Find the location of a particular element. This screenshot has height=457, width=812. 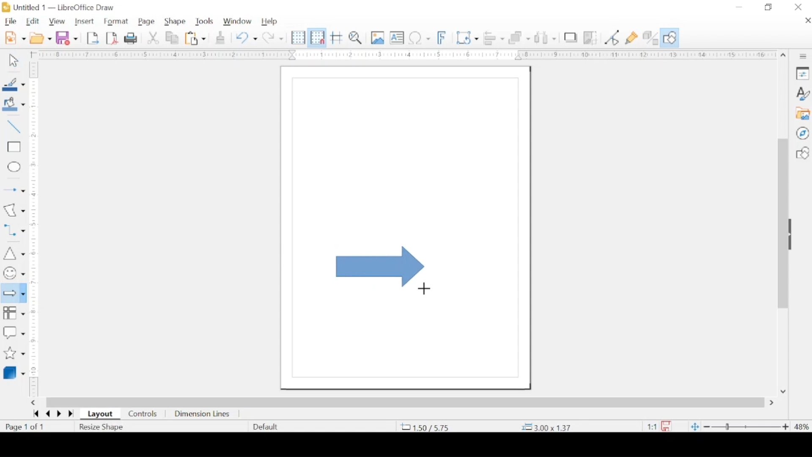

copy is located at coordinates (173, 38).